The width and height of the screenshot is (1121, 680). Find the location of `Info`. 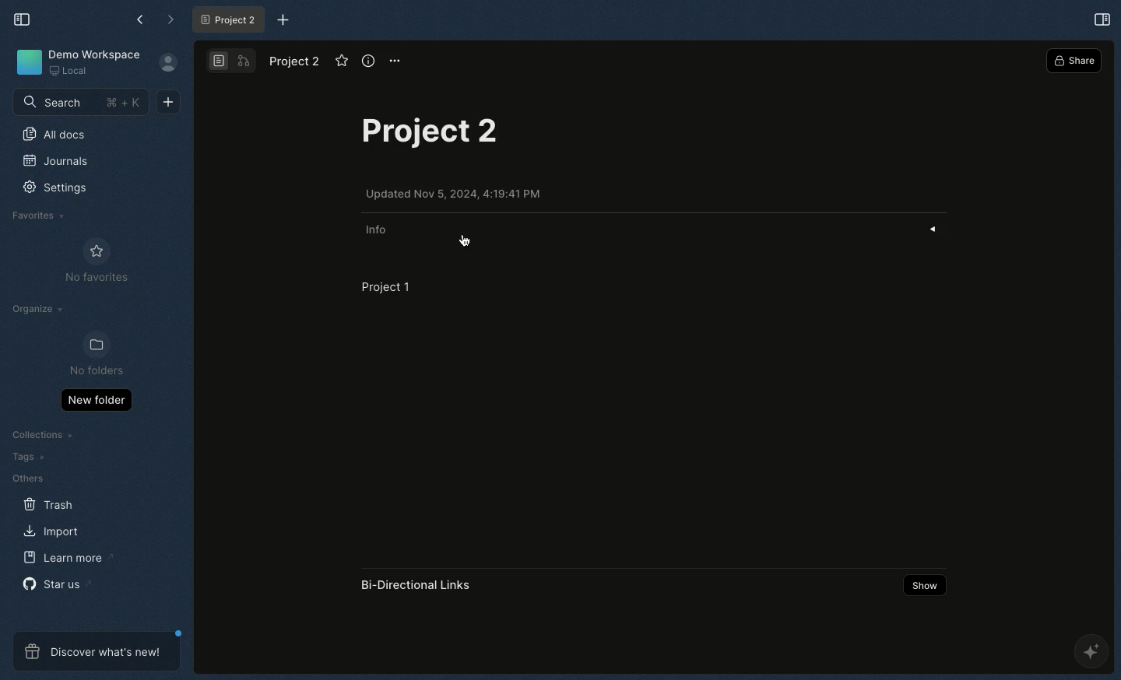

Info is located at coordinates (379, 230).